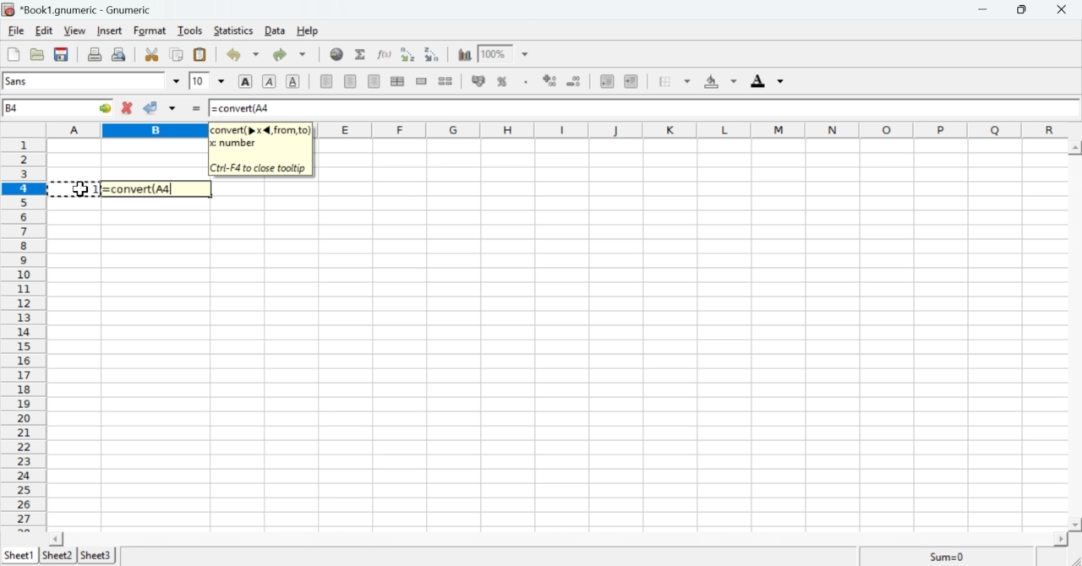  Describe the element at coordinates (548, 82) in the screenshot. I see `Sort by ascending` at that location.